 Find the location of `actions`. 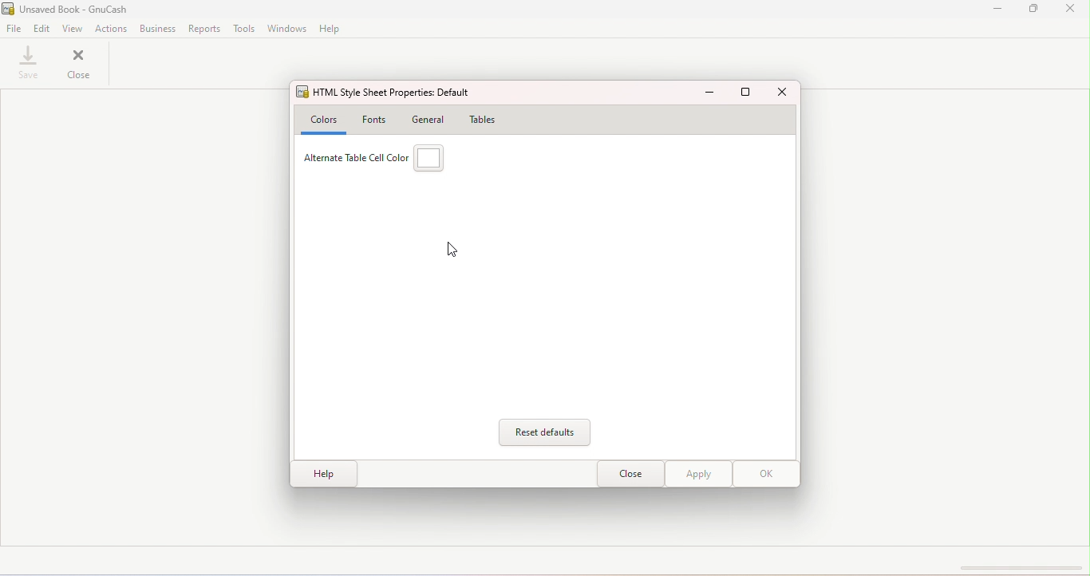

actions is located at coordinates (110, 30).